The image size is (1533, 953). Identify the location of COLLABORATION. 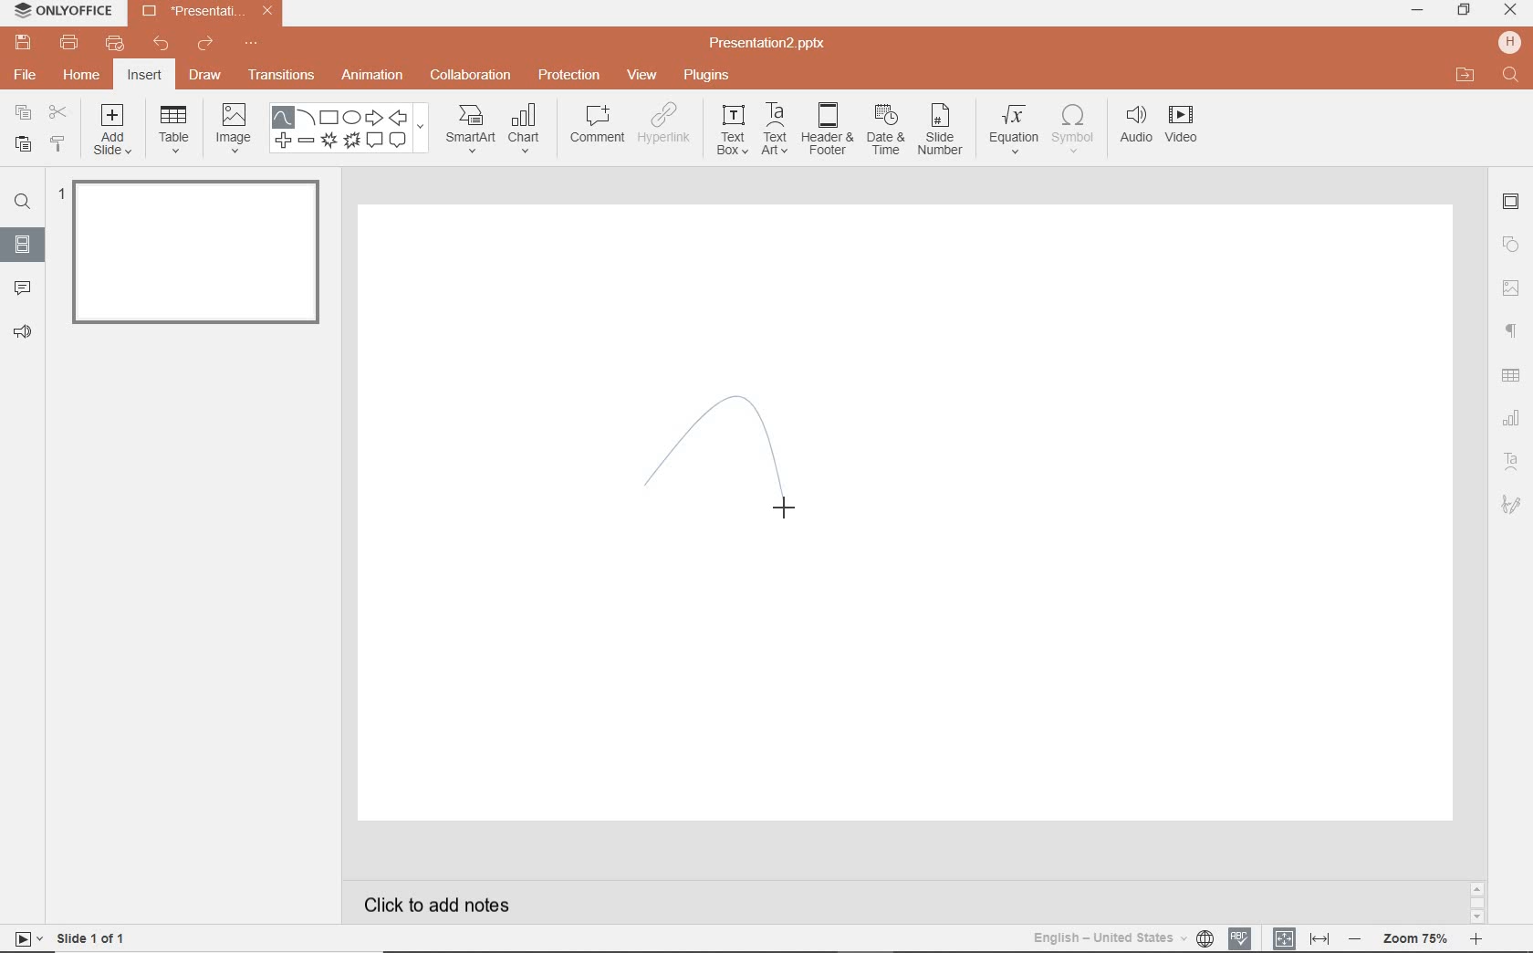
(471, 74).